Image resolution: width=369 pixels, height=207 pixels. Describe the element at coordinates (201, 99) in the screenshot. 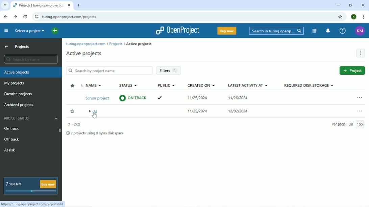

I see `Created on` at that location.